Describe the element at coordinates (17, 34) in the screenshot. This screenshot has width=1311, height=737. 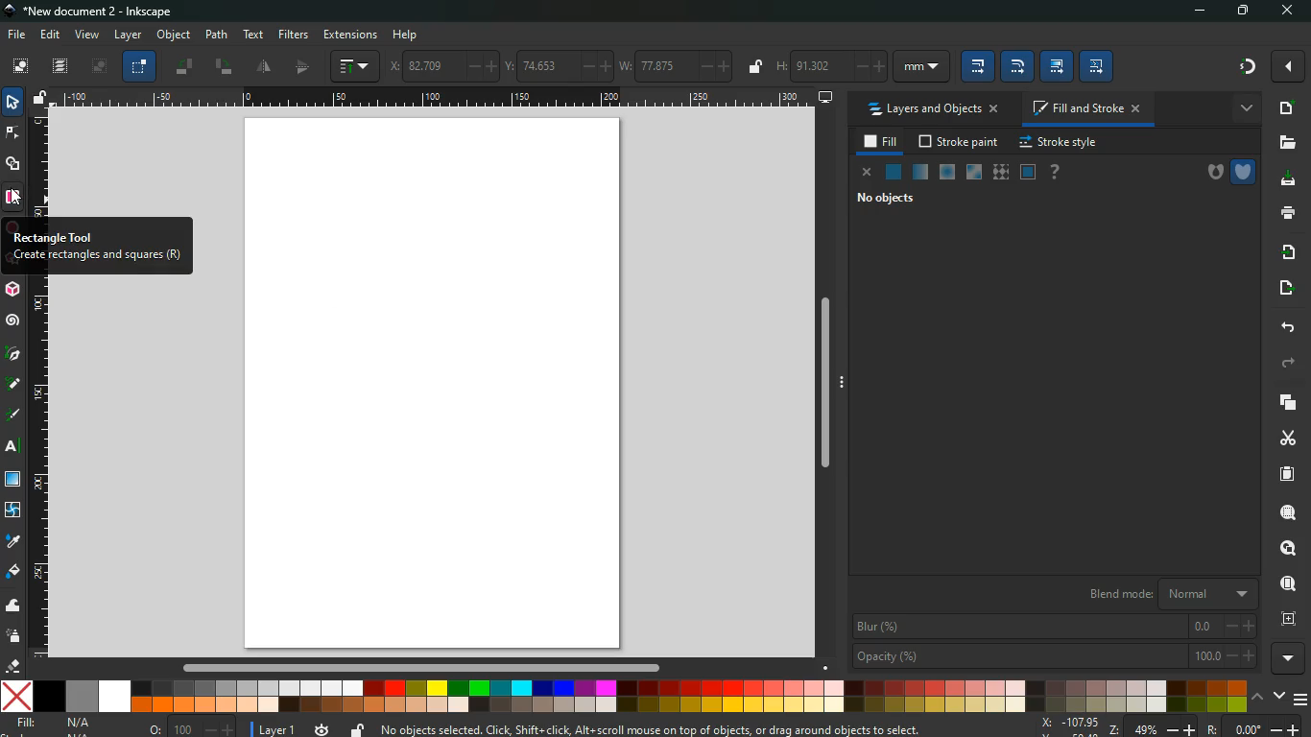
I see `file` at that location.